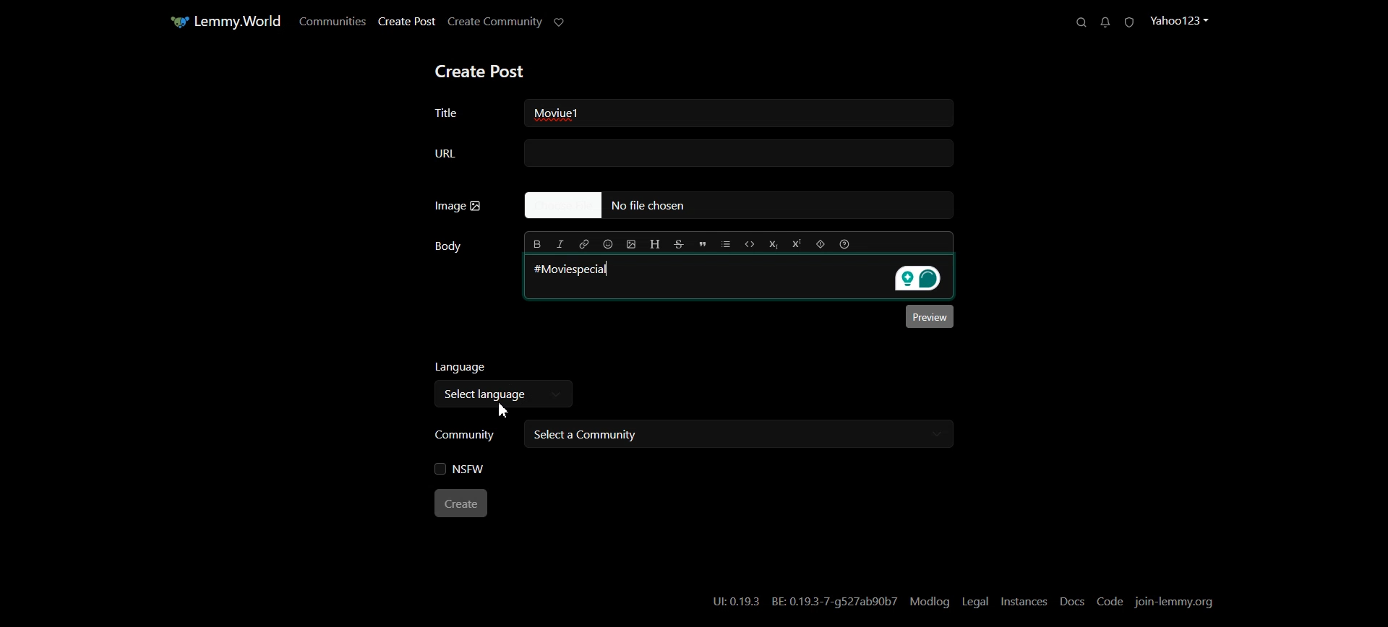  Describe the element at coordinates (479, 72) in the screenshot. I see `Create Post` at that location.